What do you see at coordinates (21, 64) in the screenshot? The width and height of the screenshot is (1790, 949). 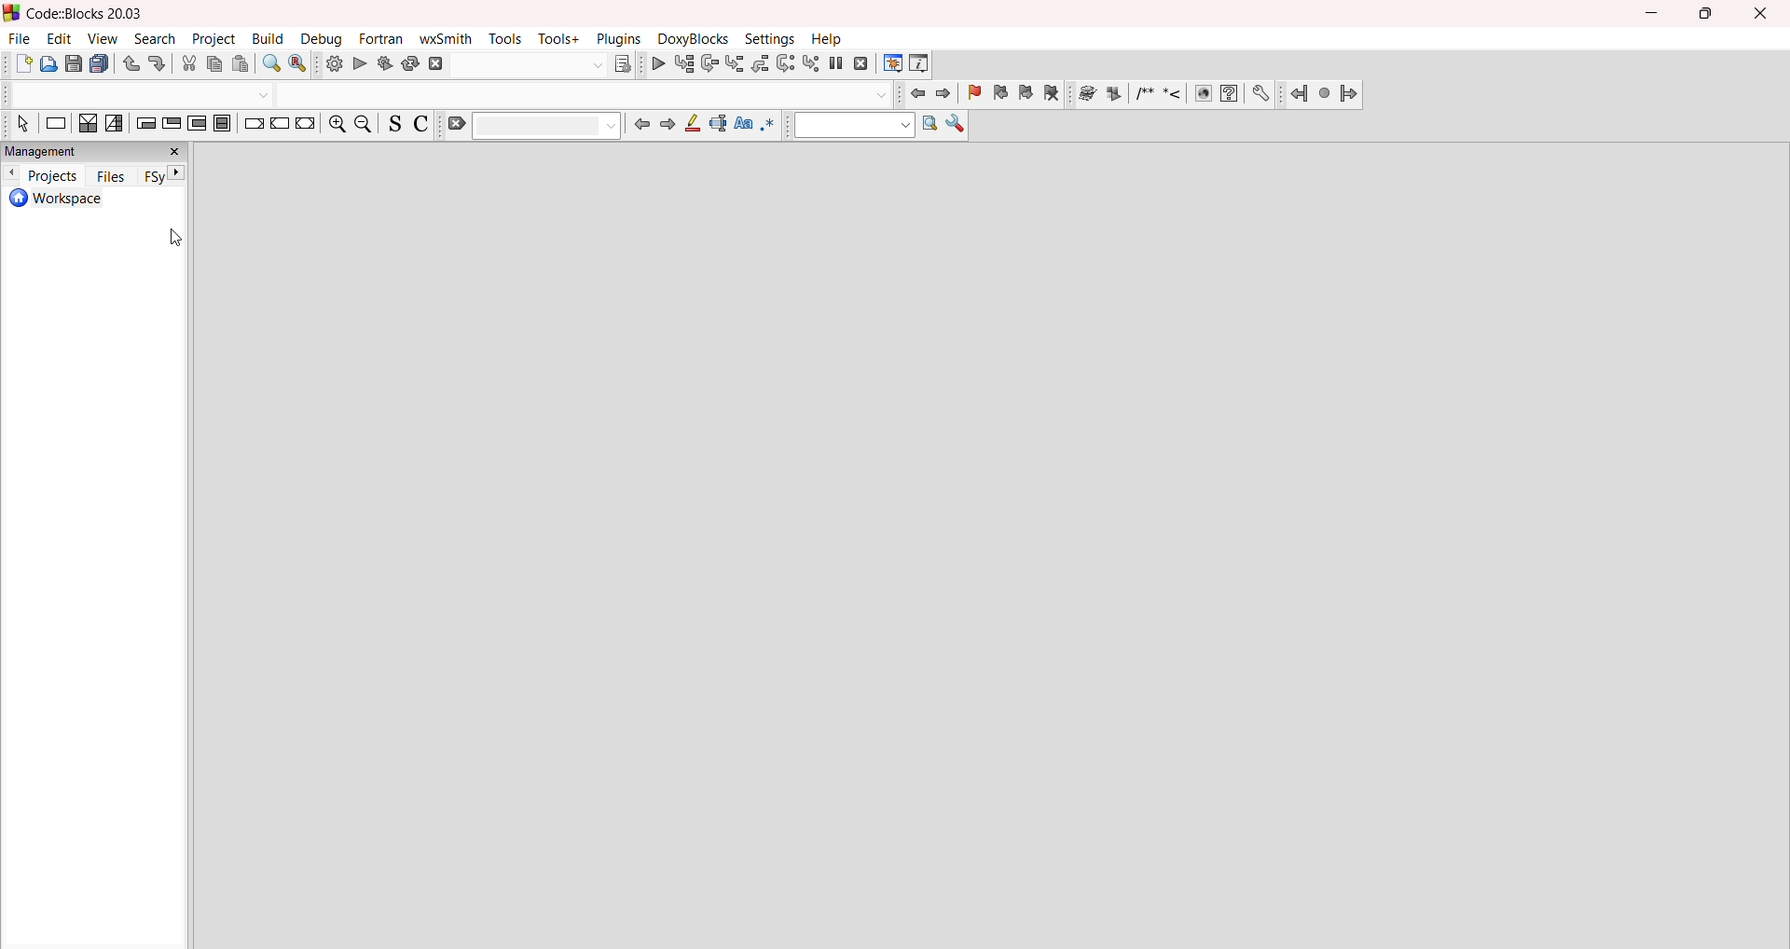 I see `add new` at bounding box center [21, 64].